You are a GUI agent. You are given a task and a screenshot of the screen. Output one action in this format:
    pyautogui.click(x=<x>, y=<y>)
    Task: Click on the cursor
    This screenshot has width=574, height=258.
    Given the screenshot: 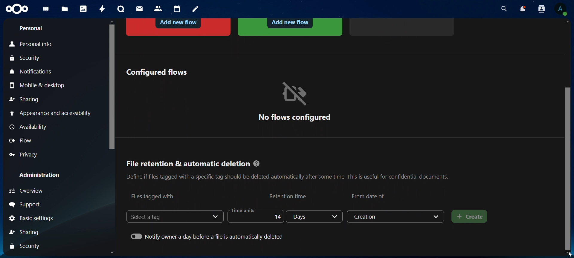 What is the action you would take?
    pyautogui.click(x=565, y=254)
    